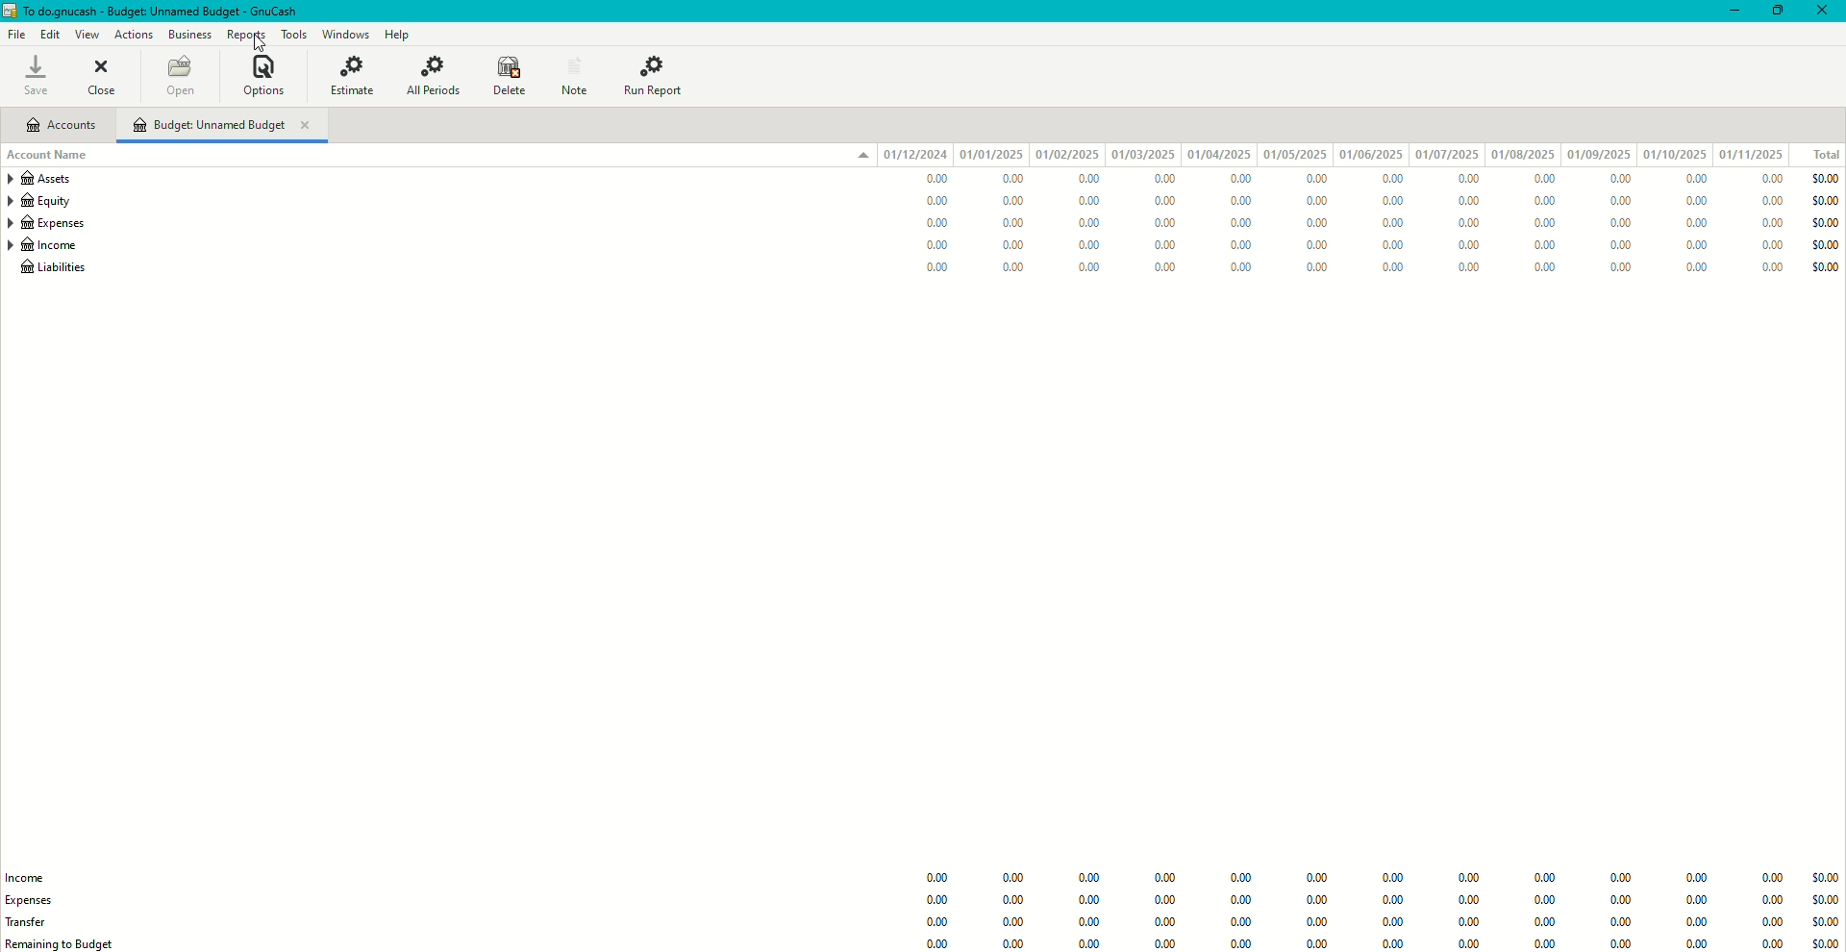 This screenshot has height=952, width=1846. Describe the element at coordinates (1617, 925) in the screenshot. I see `0.00` at that location.